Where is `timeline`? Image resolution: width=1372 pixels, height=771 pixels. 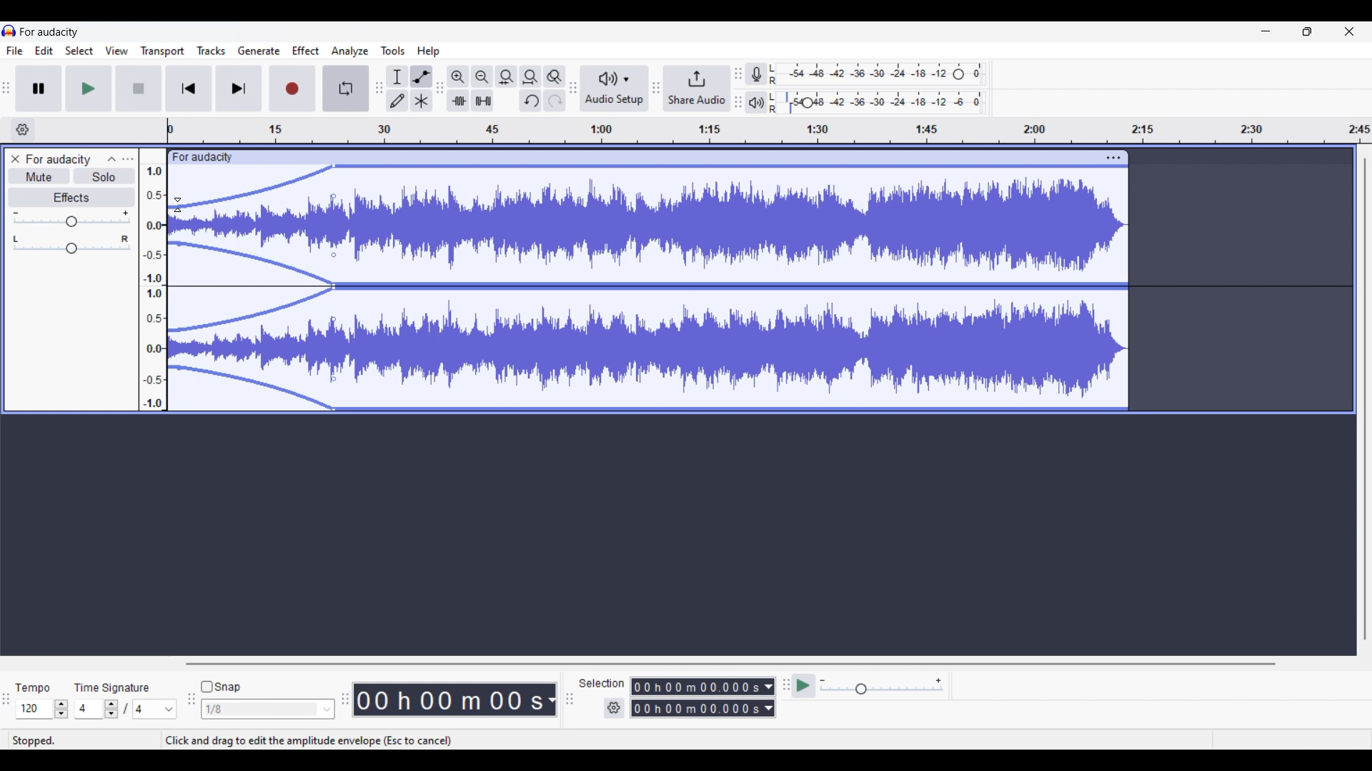 timeline is located at coordinates (769, 131).